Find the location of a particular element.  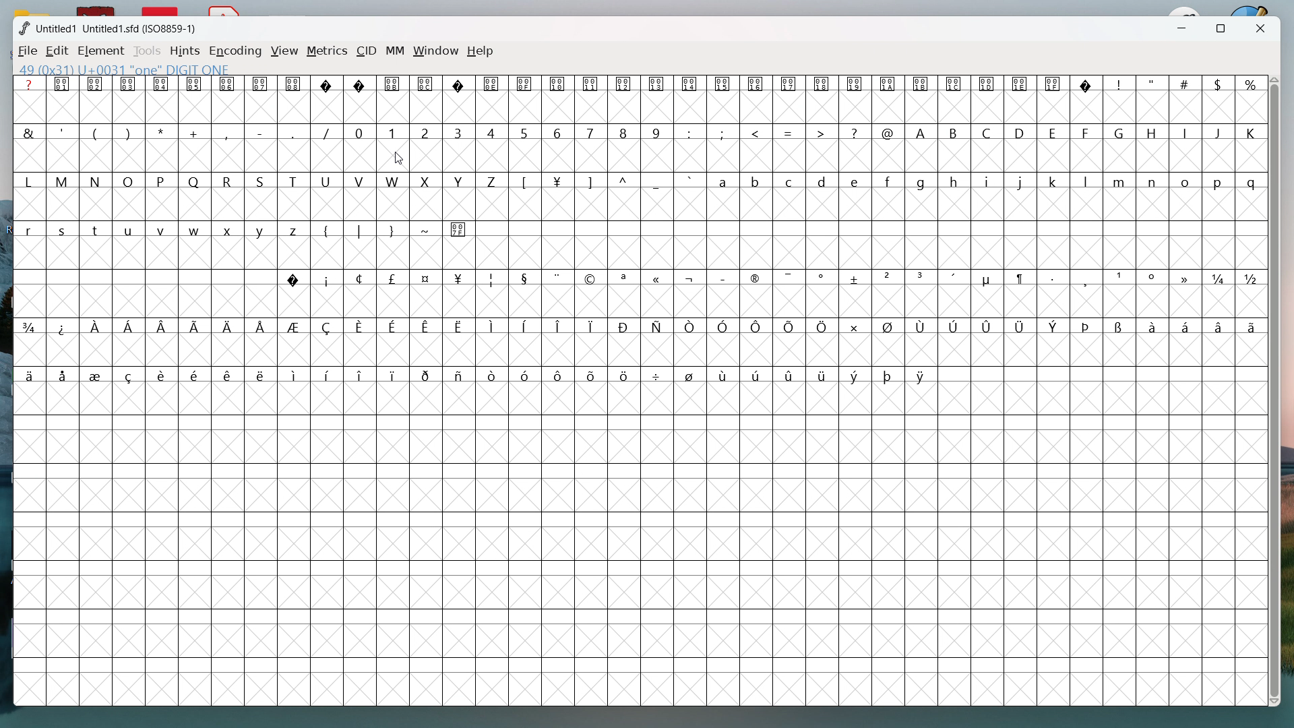

symbol is located at coordinates (525, 277).